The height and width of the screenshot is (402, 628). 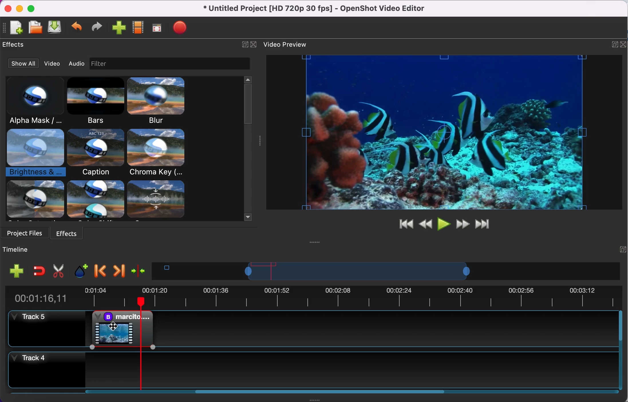 I want to click on image, so click(x=100, y=64).